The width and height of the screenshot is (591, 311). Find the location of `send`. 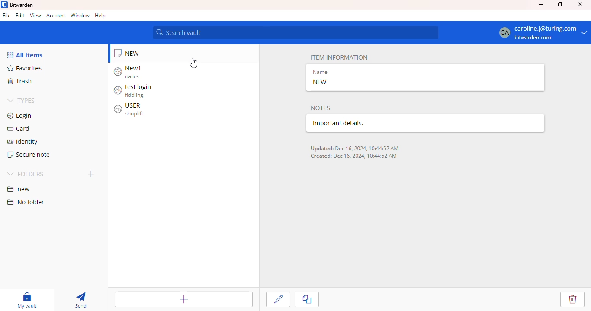

send is located at coordinates (81, 300).